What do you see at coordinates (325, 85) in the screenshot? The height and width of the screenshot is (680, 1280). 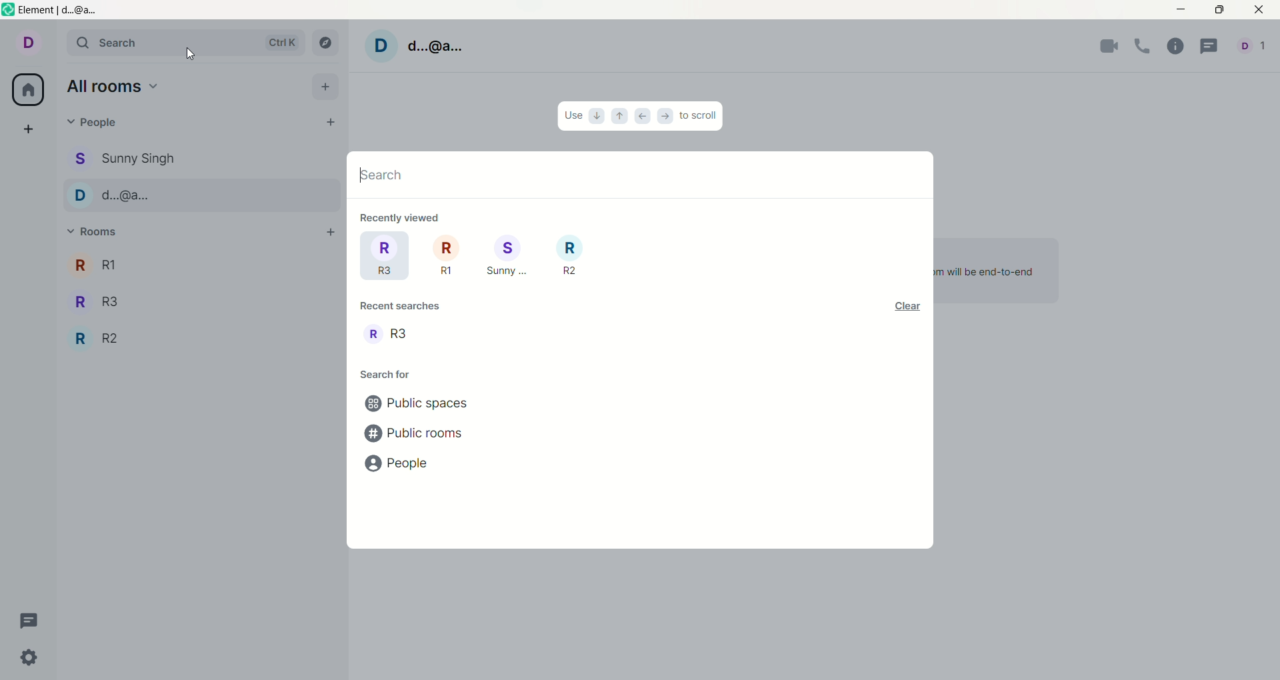 I see `add` at bounding box center [325, 85].